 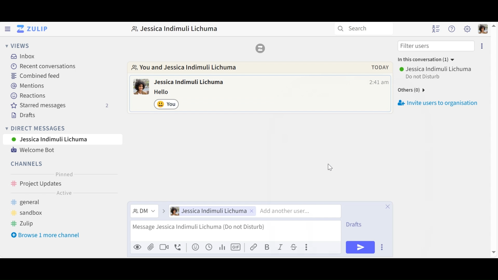 What do you see at coordinates (424, 60) in the screenshot?
I see `in this conversation` at bounding box center [424, 60].